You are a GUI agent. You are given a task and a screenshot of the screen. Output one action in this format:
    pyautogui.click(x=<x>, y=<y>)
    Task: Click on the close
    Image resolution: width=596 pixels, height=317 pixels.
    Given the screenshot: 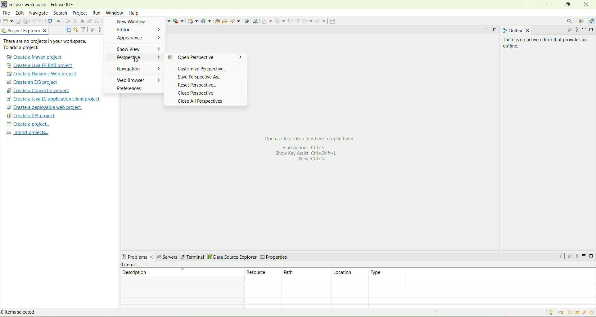 What is the action you would take?
    pyautogui.click(x=585, y=4)
    